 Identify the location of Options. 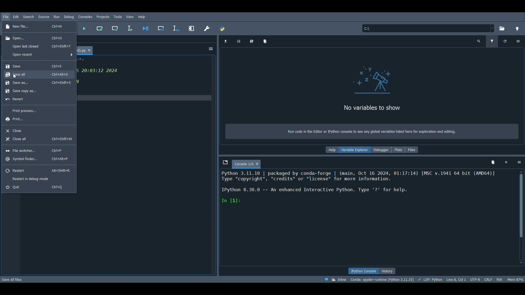
(518, 40).